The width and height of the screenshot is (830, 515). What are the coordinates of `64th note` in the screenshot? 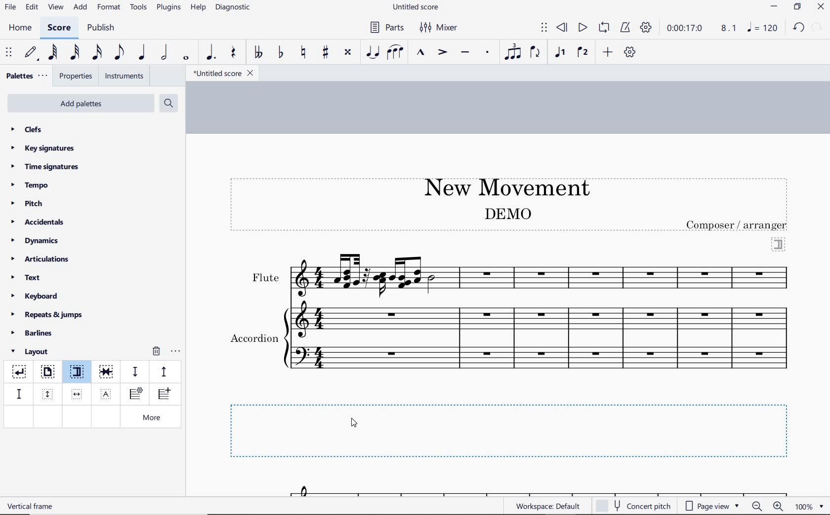 It's located at (54, 52).